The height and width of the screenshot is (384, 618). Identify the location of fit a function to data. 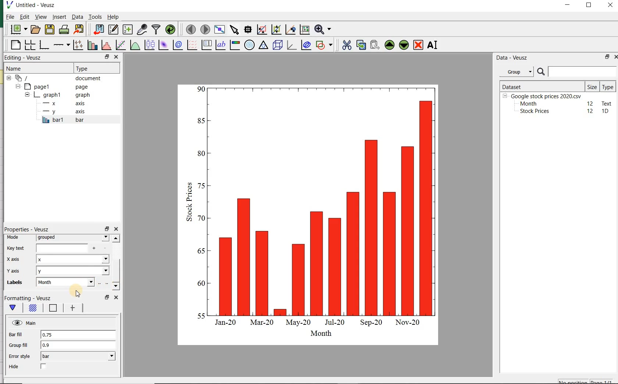
(120, 45).